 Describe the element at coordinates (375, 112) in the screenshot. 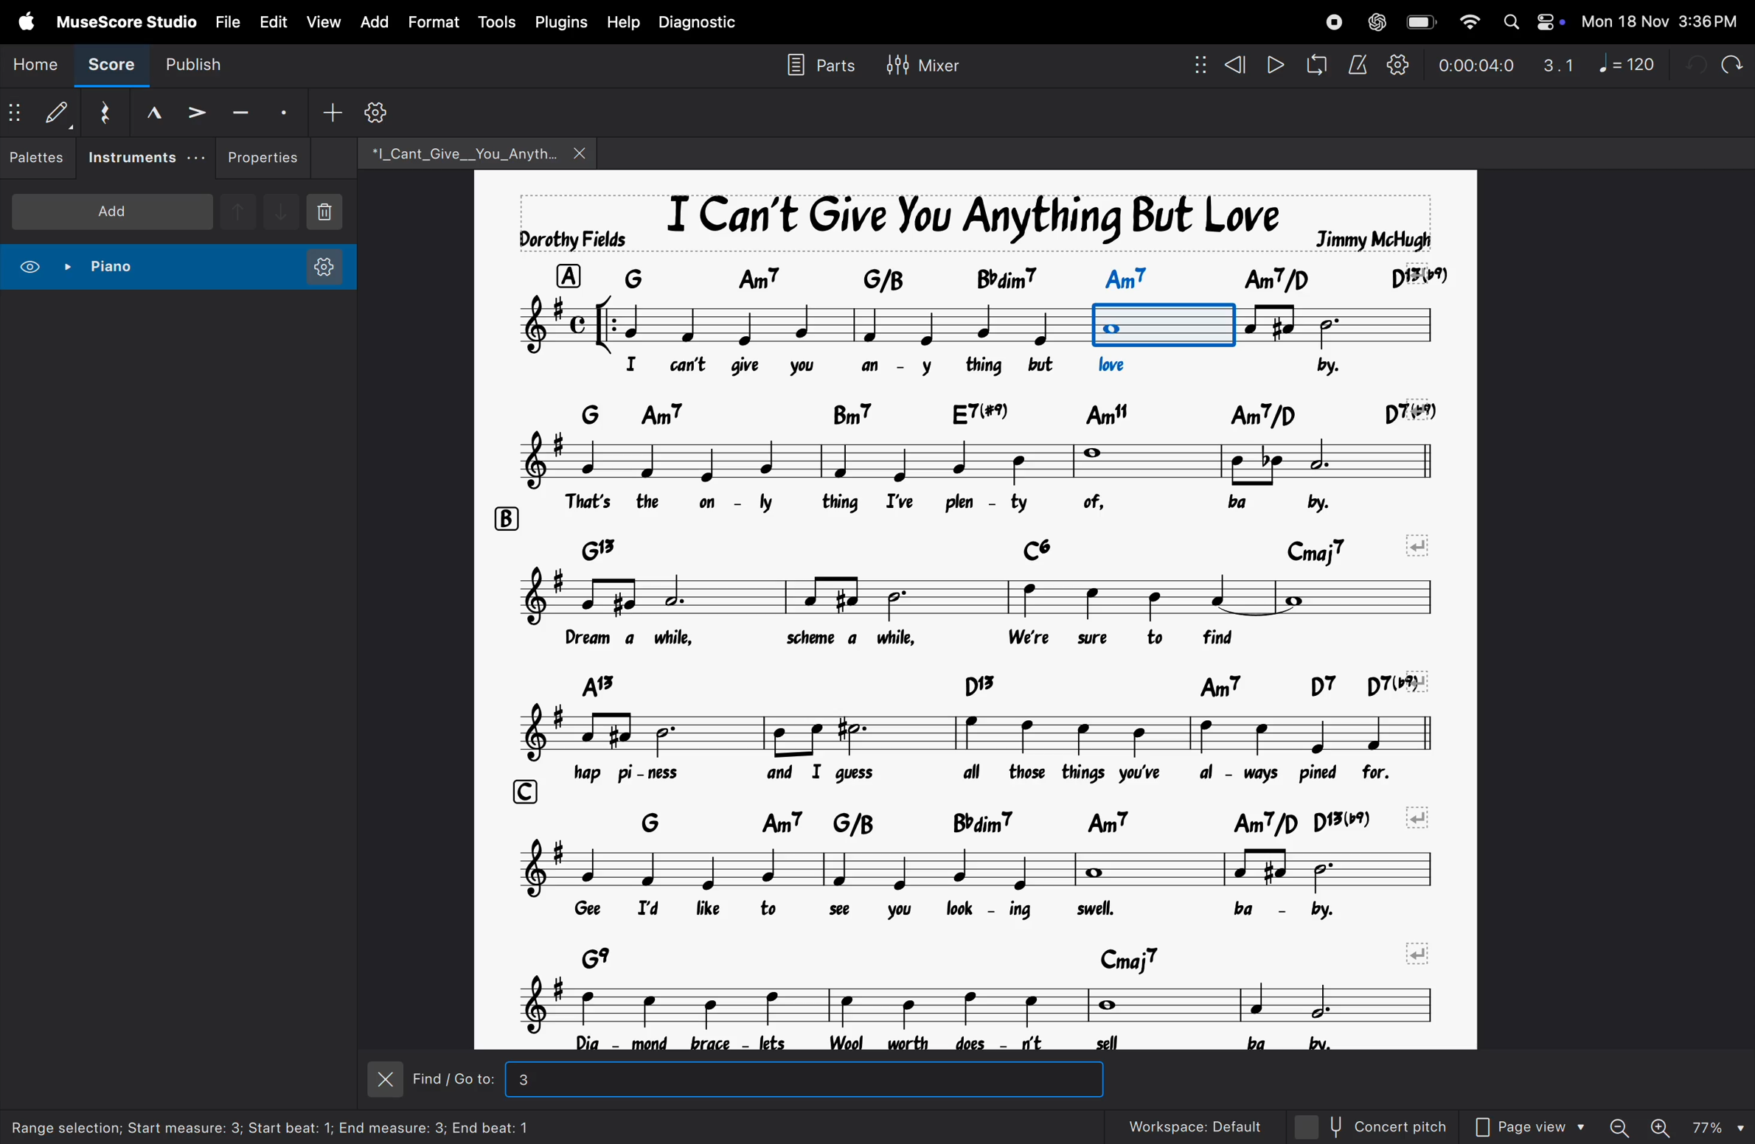

I see `settings` at that location.